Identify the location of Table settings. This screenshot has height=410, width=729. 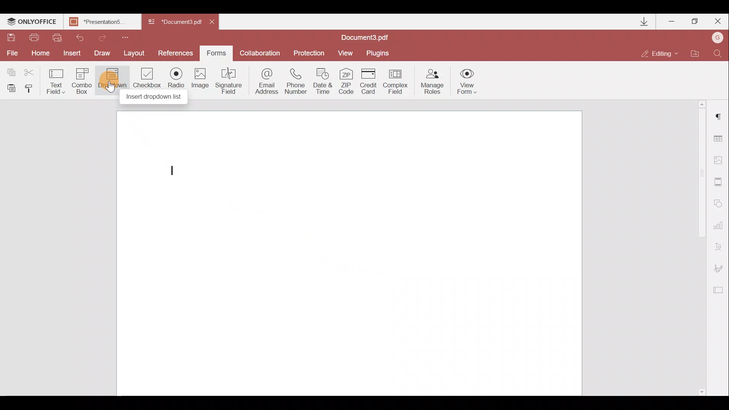
(721, 139).